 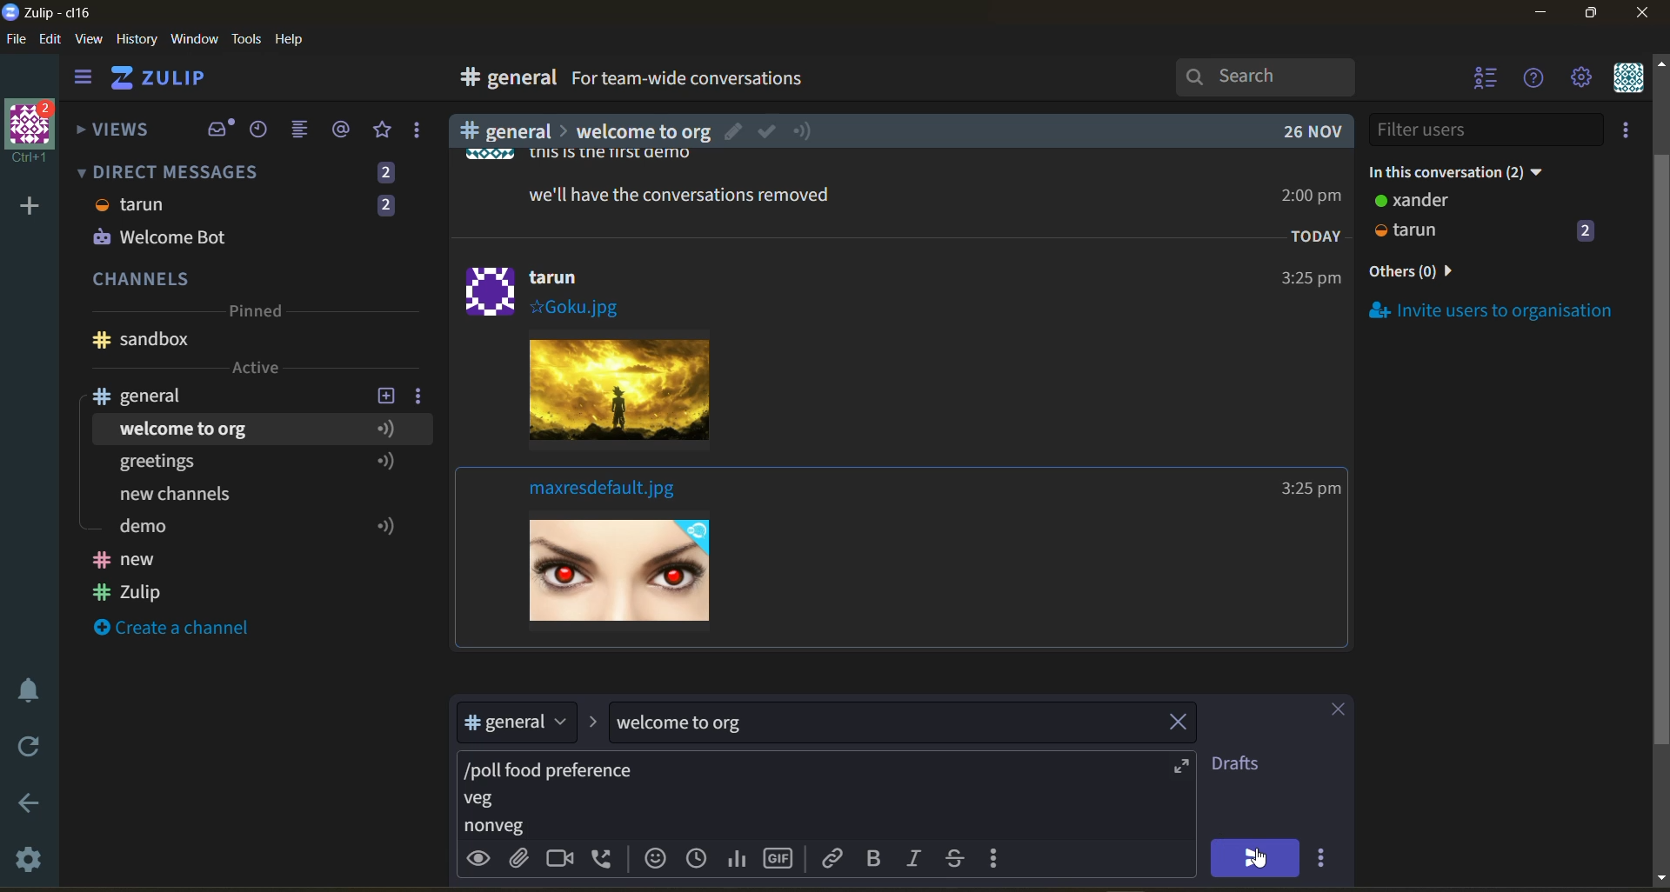 What do you see at coordinates (250, 37) in the screenshot?
I see `tools` at bounding box center [250, 37].